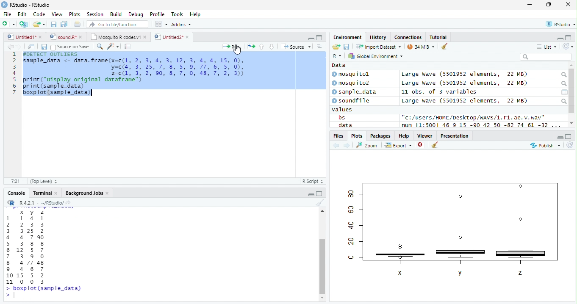 This screenshot has height=304, width=577. Describe the element at coordinates (404, 135) in the screenshot. I see `Help` at that location.